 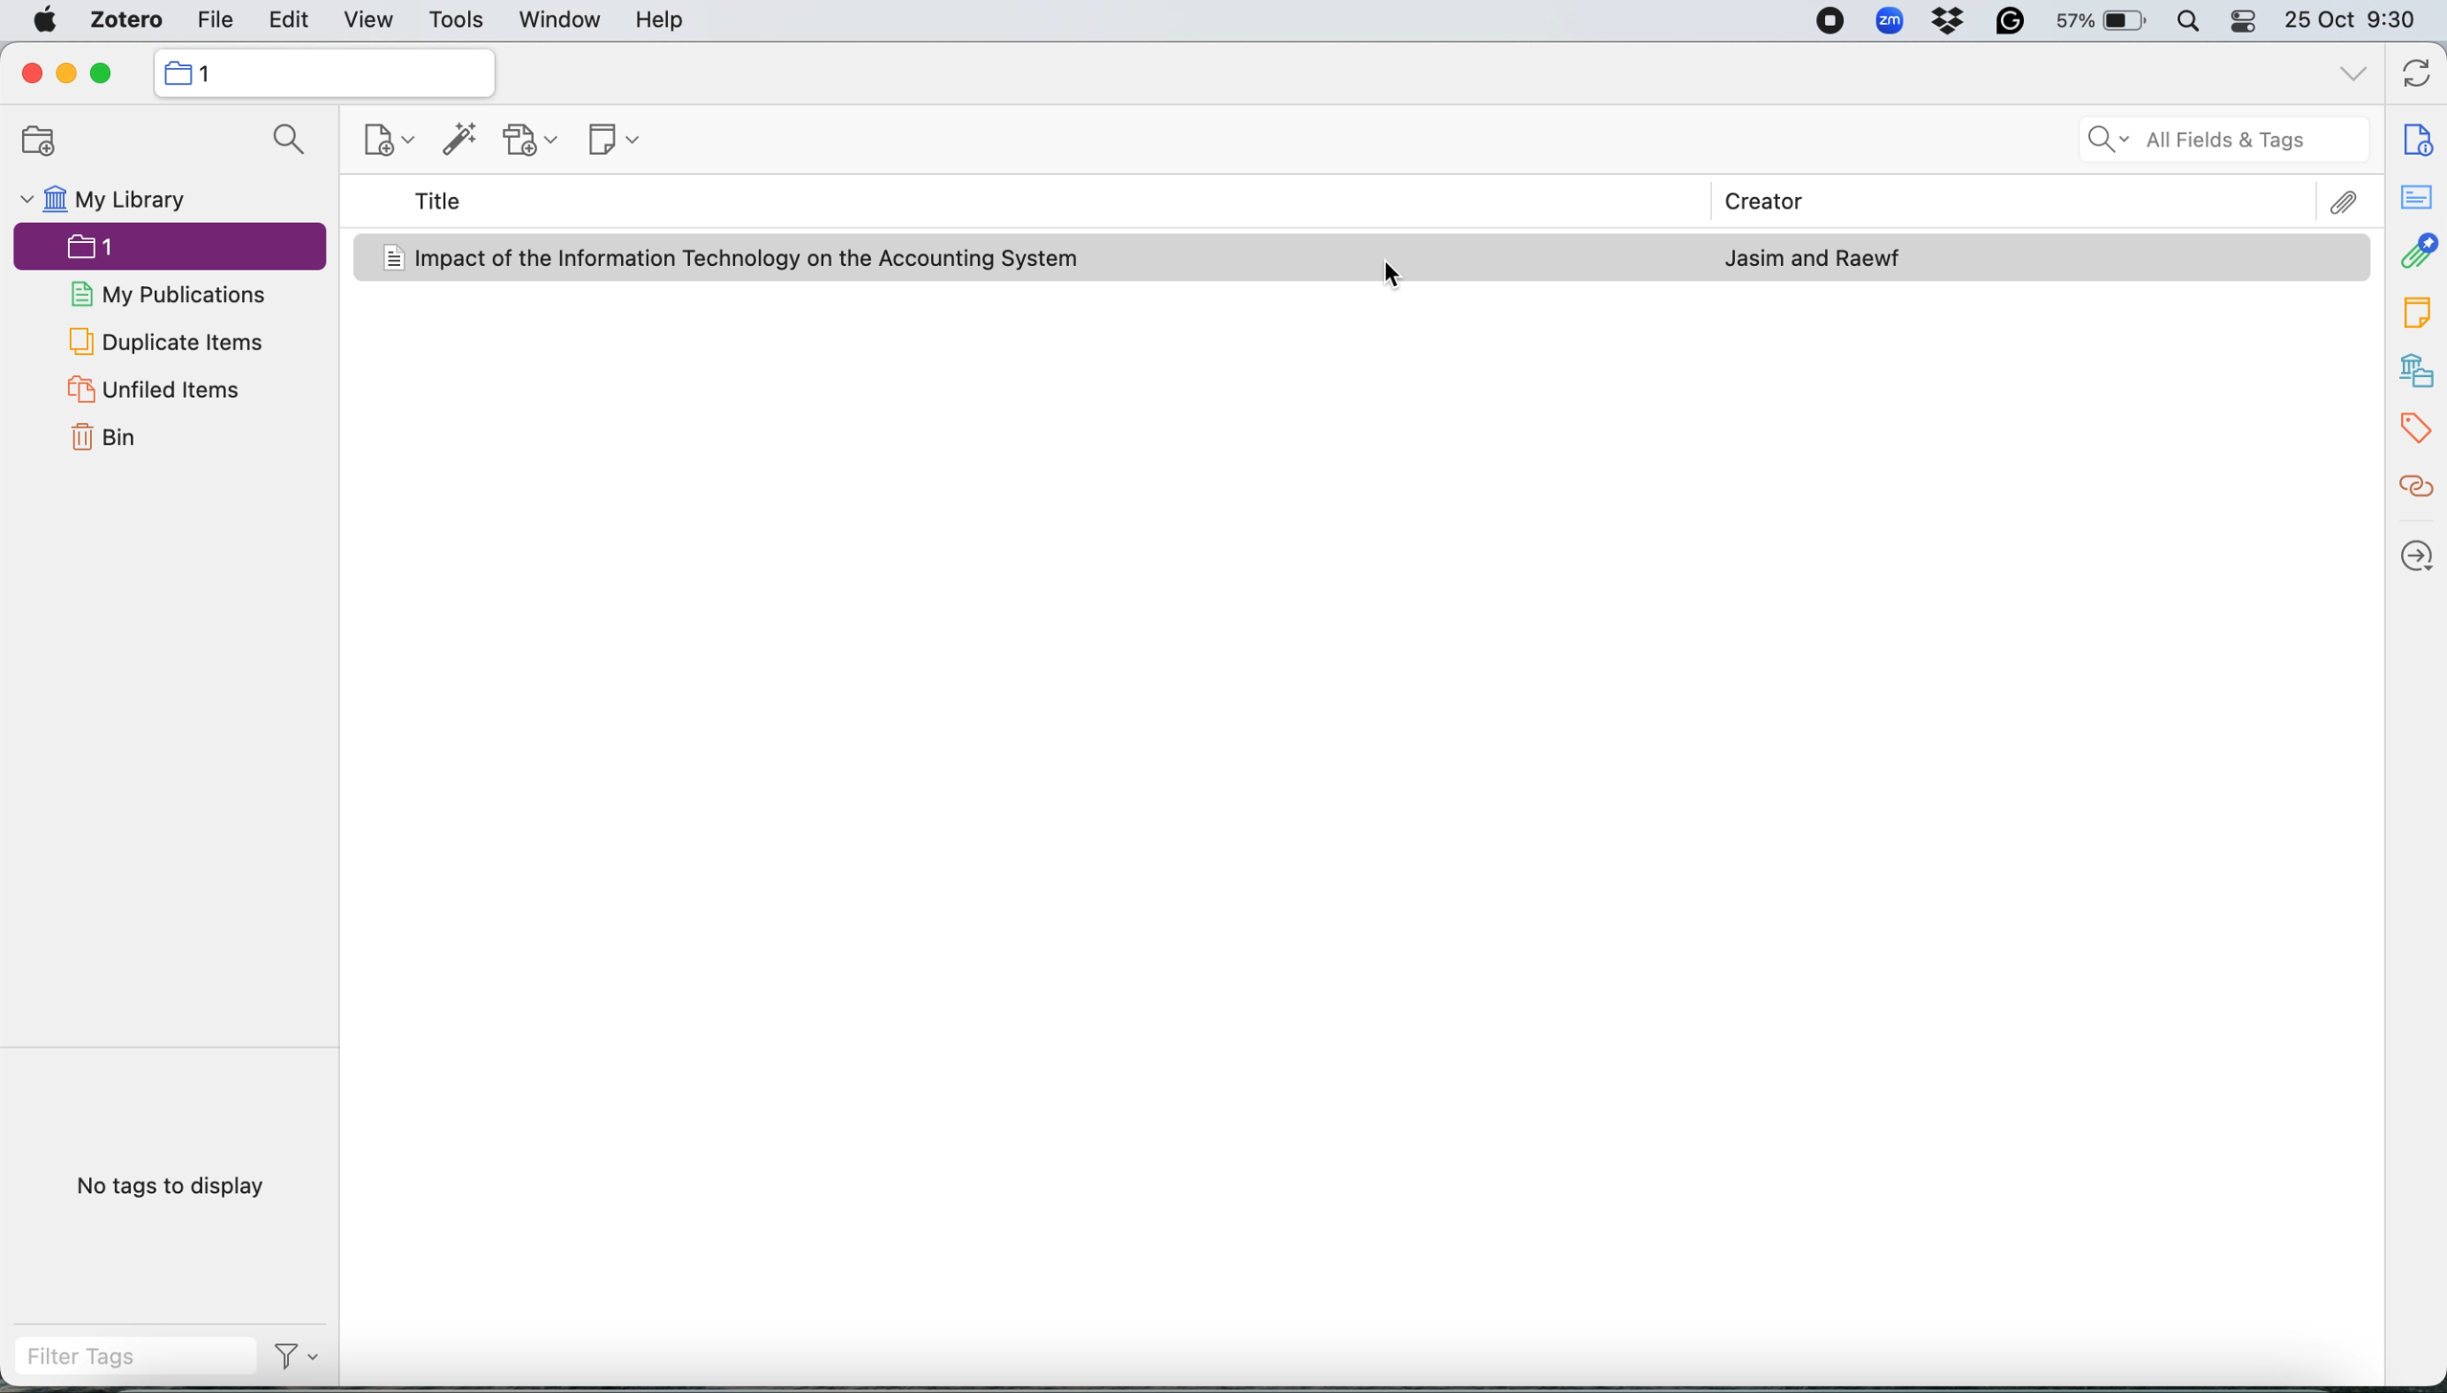 What do you see at coordinates (750, 258) in the screenshot?
I see `Impact of the Information Technology on the Accounting System` at bounding box center [750, 258].